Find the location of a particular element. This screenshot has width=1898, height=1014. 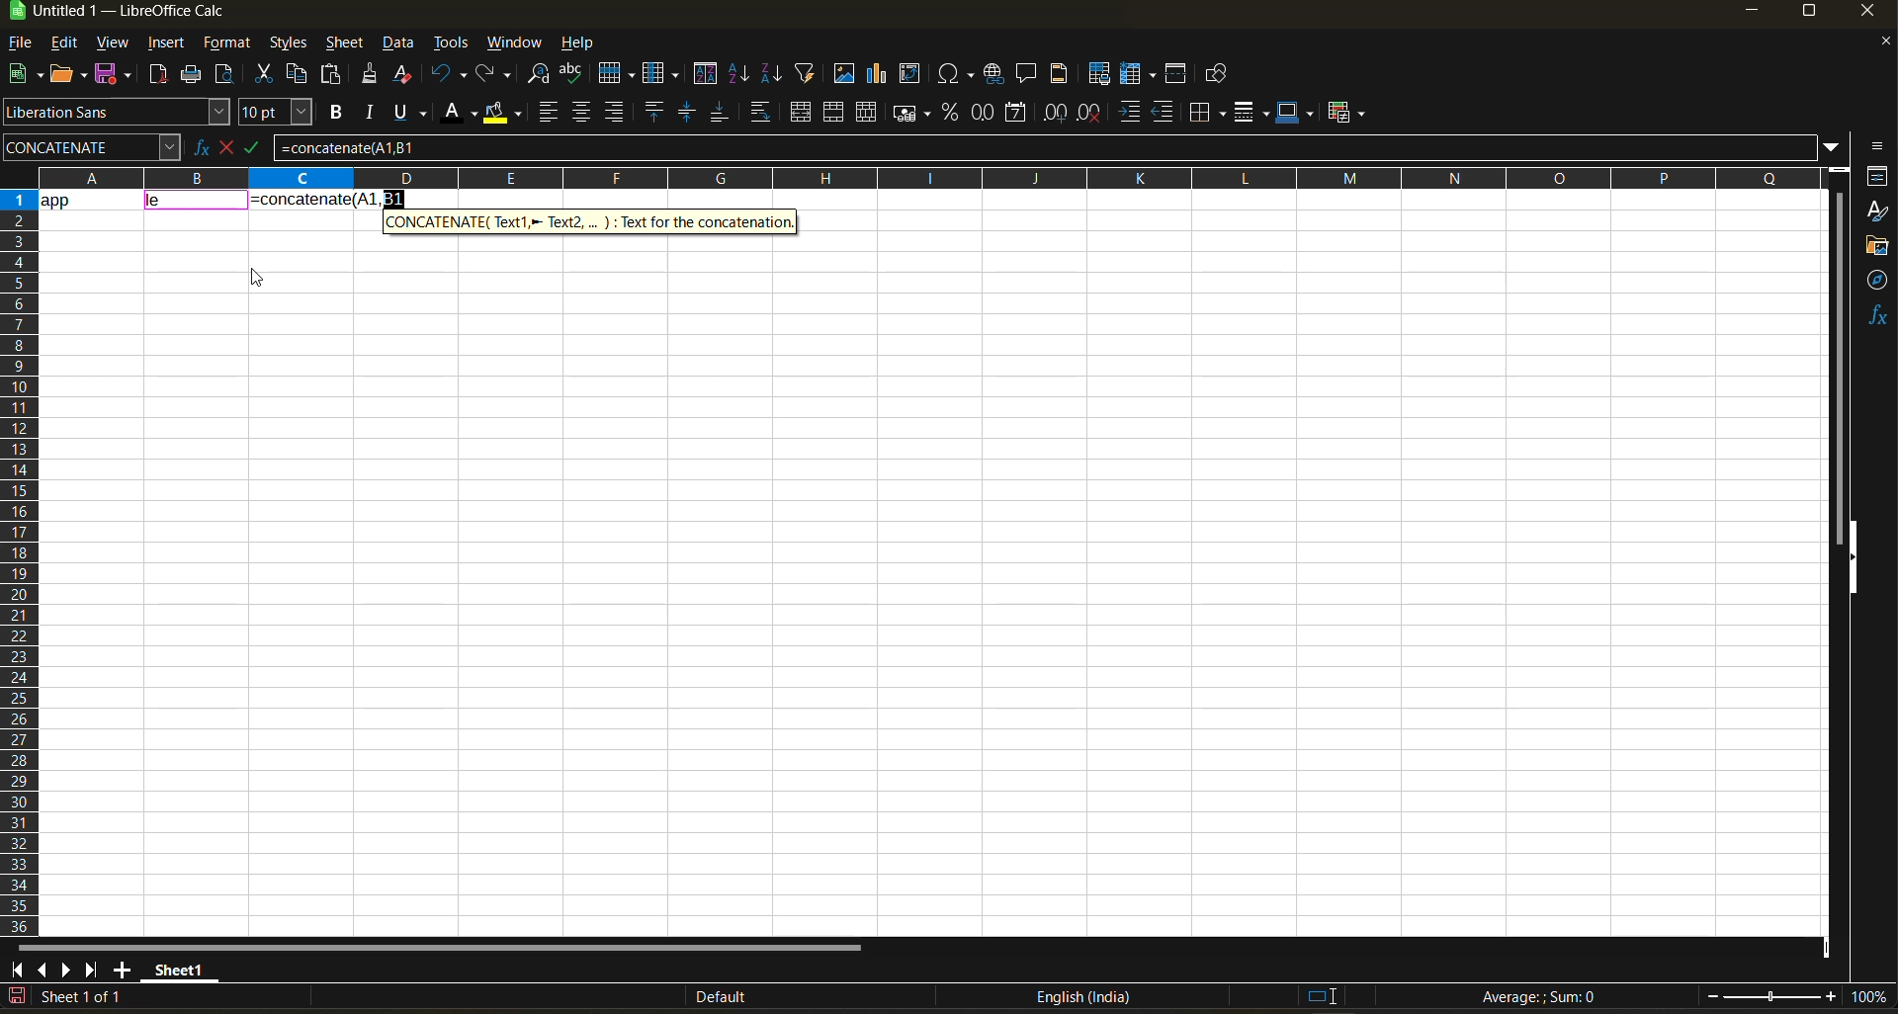

close is located at coordinates (1873, 15).